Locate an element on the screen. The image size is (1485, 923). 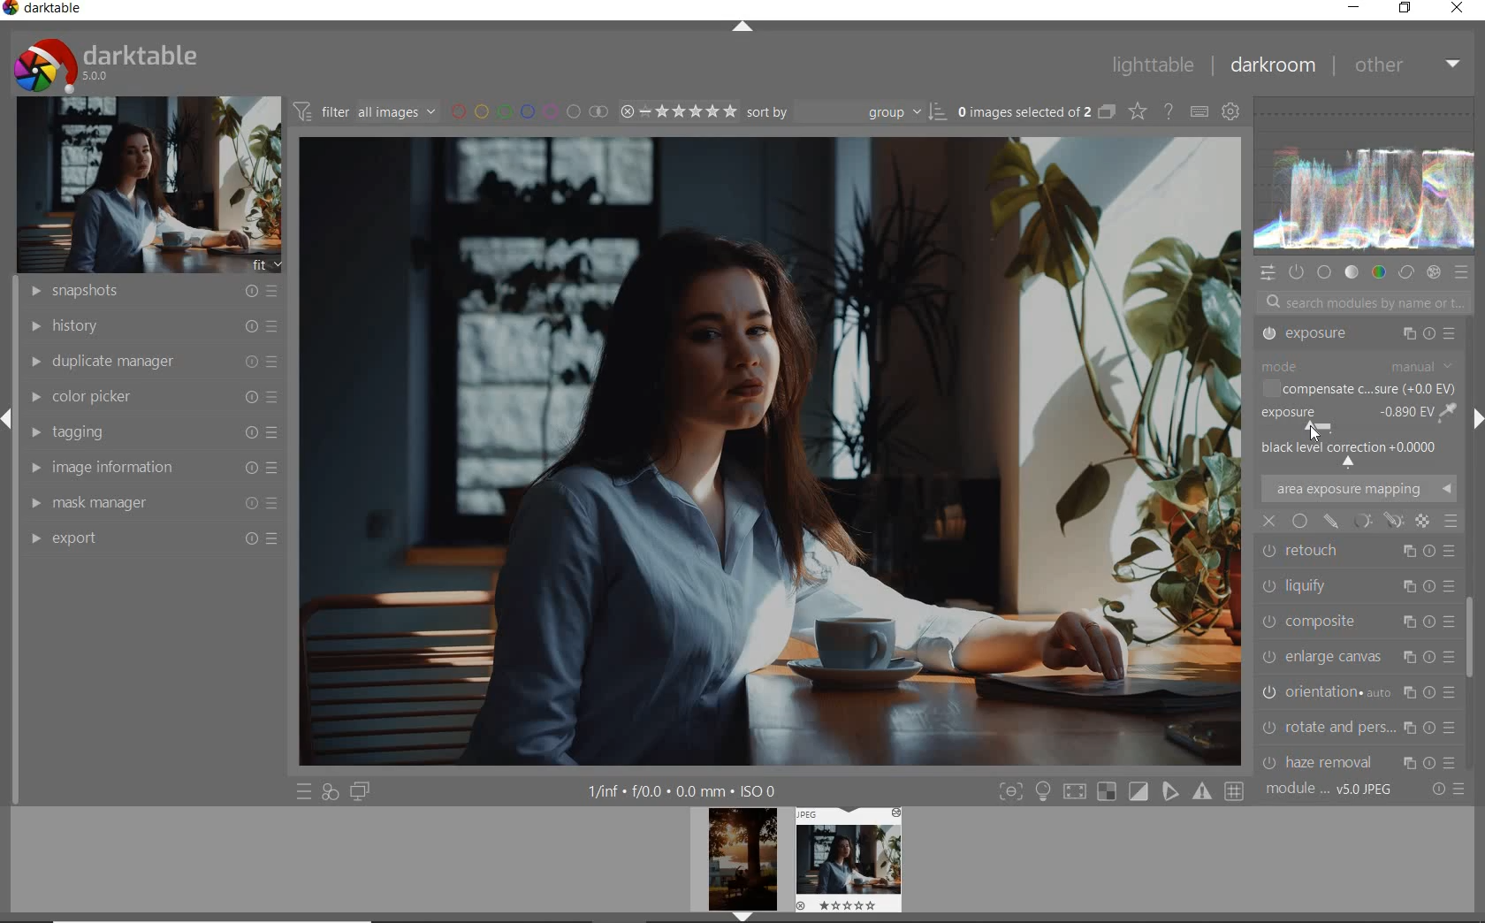
QUICK ACCESS PANEL is located at coordinates (1267, 273).